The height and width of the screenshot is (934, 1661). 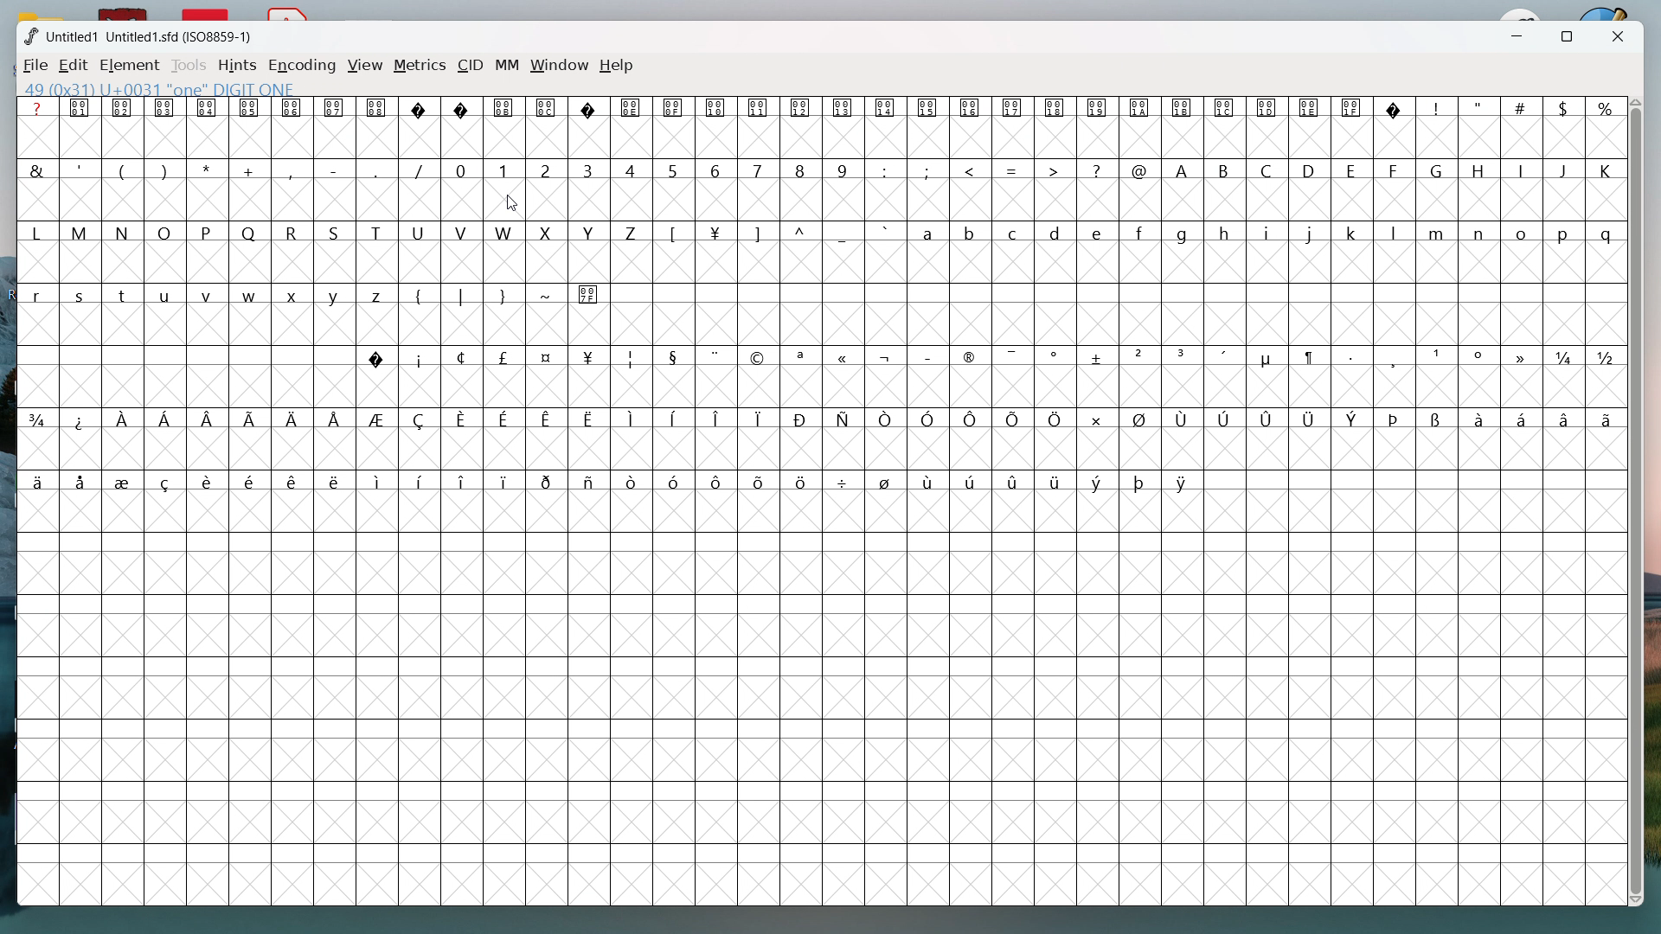 I want to click on symbol, so click(x=1100, y=356).